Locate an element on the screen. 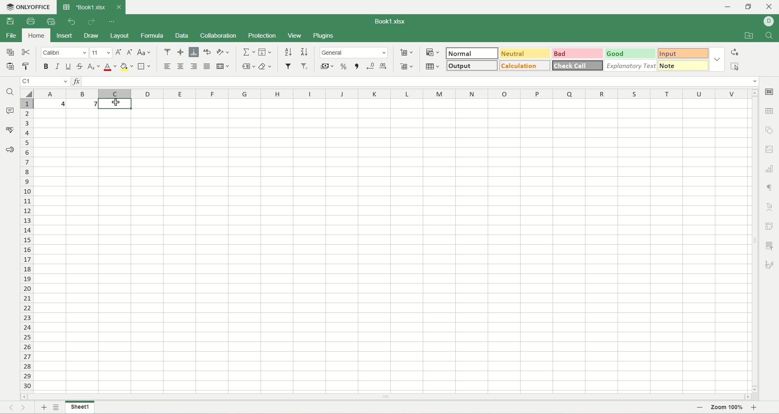 This screenshot has height=414, width=779. spell check is located at coordinates (9, 130).